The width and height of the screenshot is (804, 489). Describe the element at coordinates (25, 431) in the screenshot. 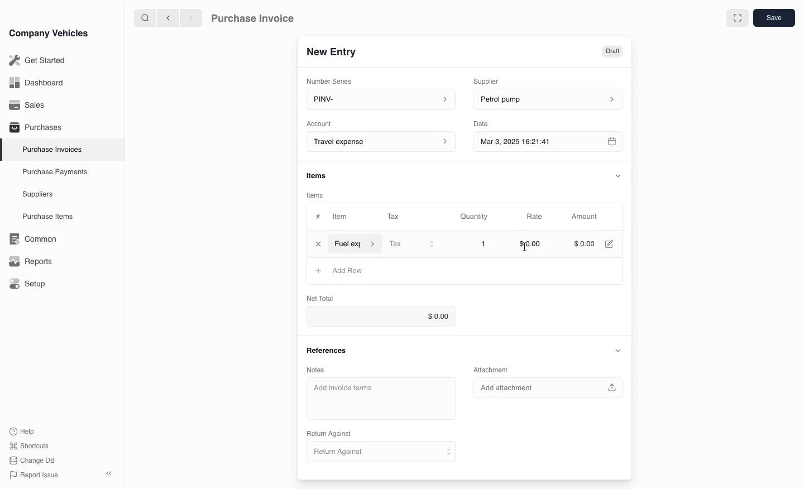

I see `Help` at that location.